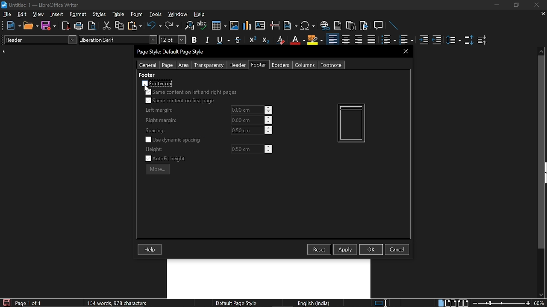 The height and width of the screenshot is (307, 547). I want to click on Open, so click(31, 26).